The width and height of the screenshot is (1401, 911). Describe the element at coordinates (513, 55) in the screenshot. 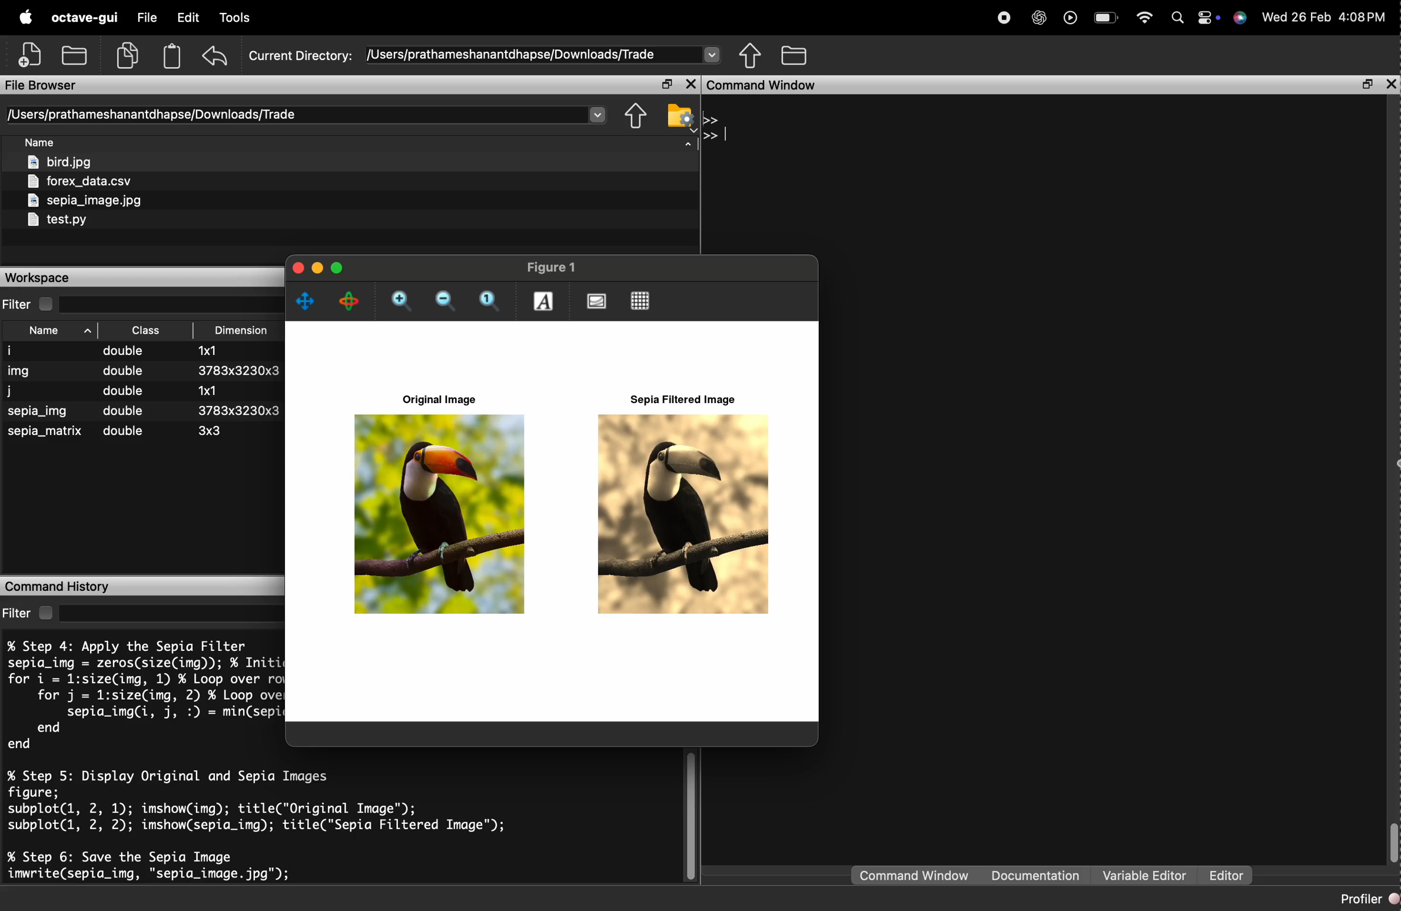

I see `/Users/prathameshanantdhapse/Downloads/Trade` at that location.